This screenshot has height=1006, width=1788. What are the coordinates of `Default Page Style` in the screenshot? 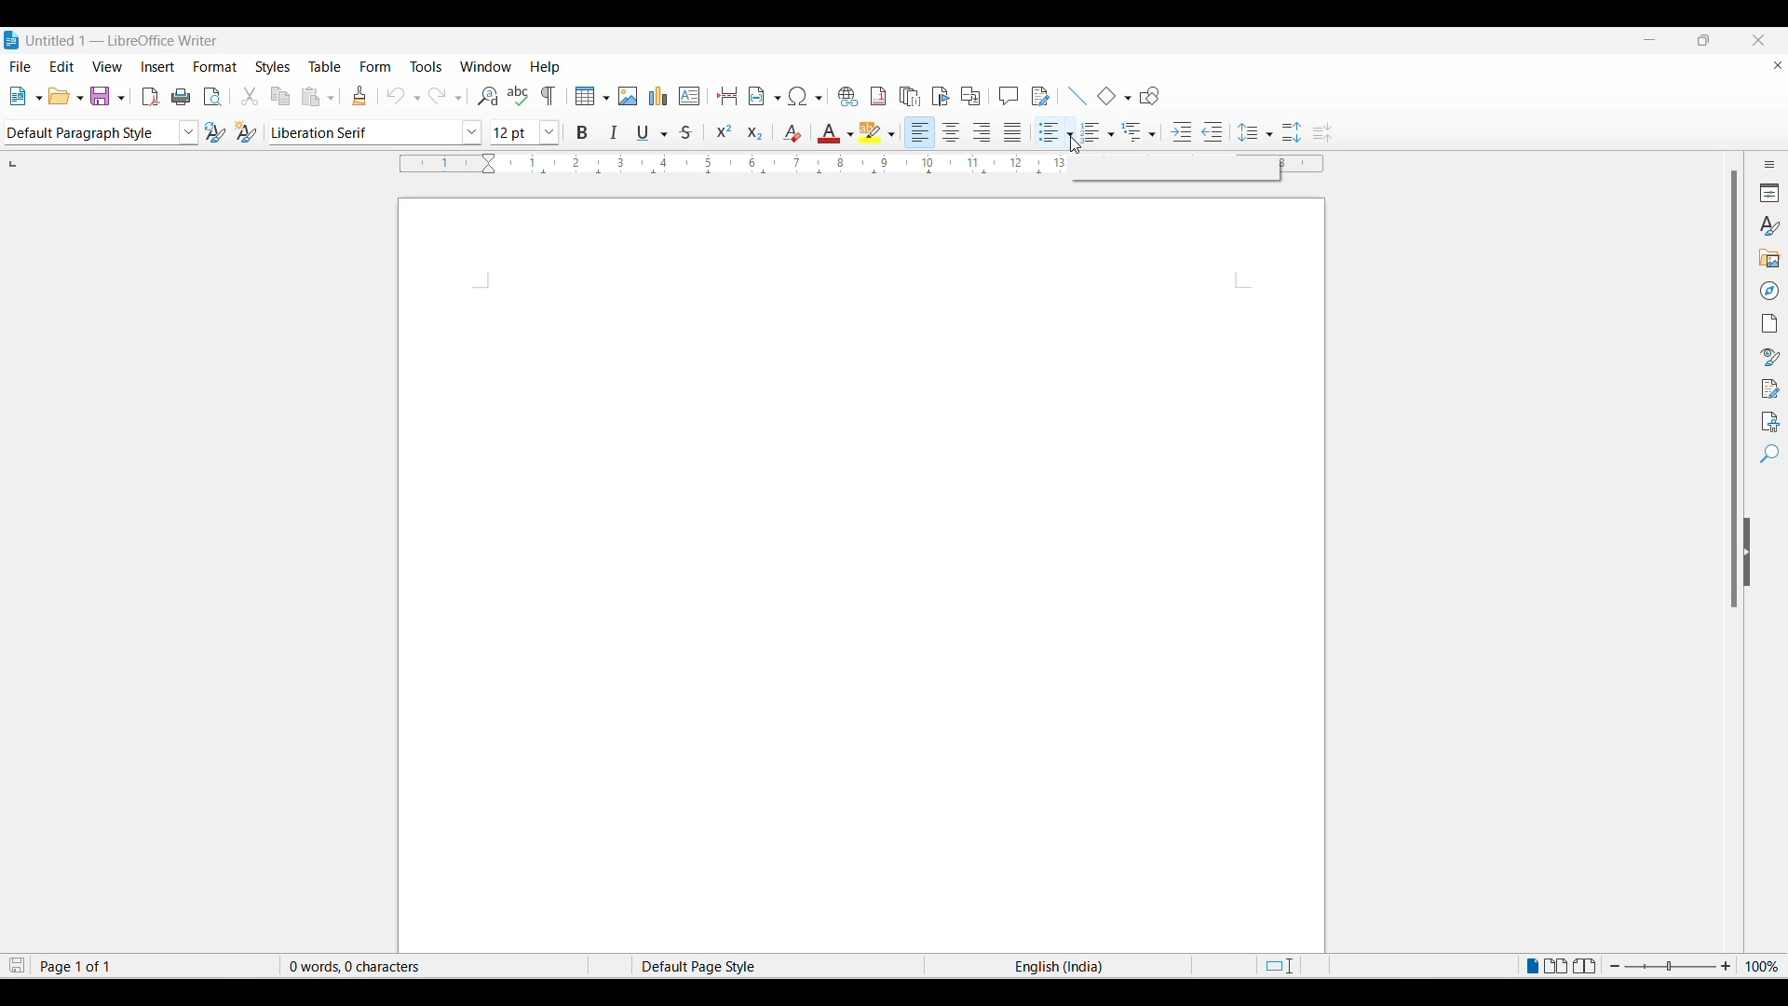 It's located at (702, 965).